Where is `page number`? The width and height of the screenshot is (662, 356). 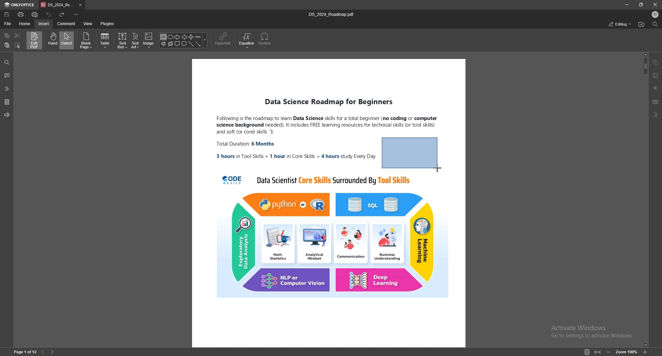
page number is located at coordinates (25, 352).